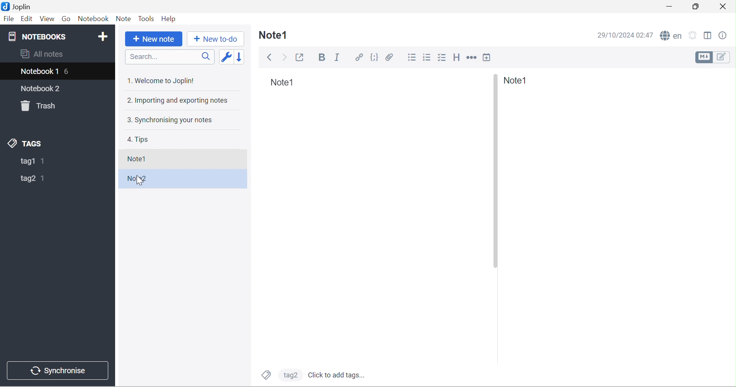 Image resolution: width=736 pixels, height=387 pixels. What do you see at coordinates (43, 180) in the screenshot?
I see `1` at bounding box center [43, 180].